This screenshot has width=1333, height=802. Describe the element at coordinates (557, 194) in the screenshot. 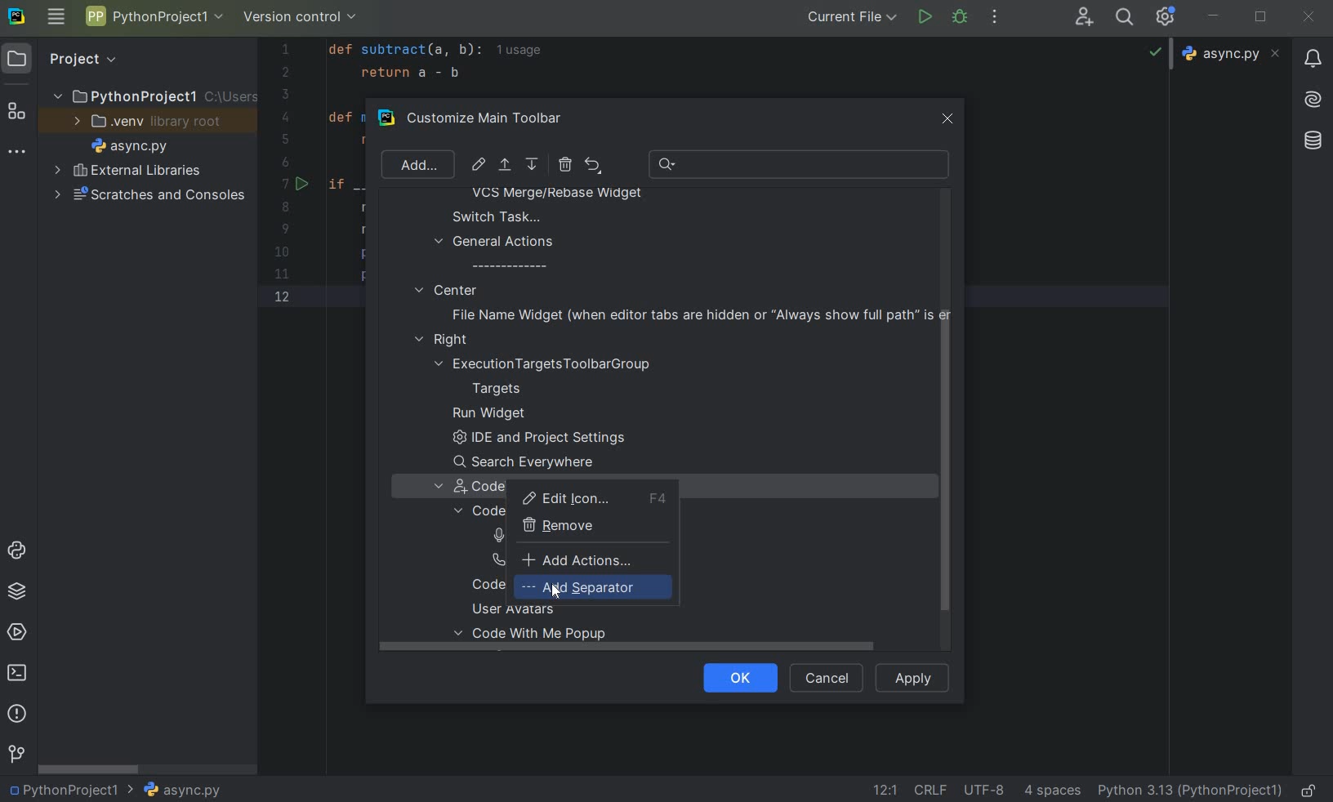

I see `VCS Merge/rebase widget` at that location.